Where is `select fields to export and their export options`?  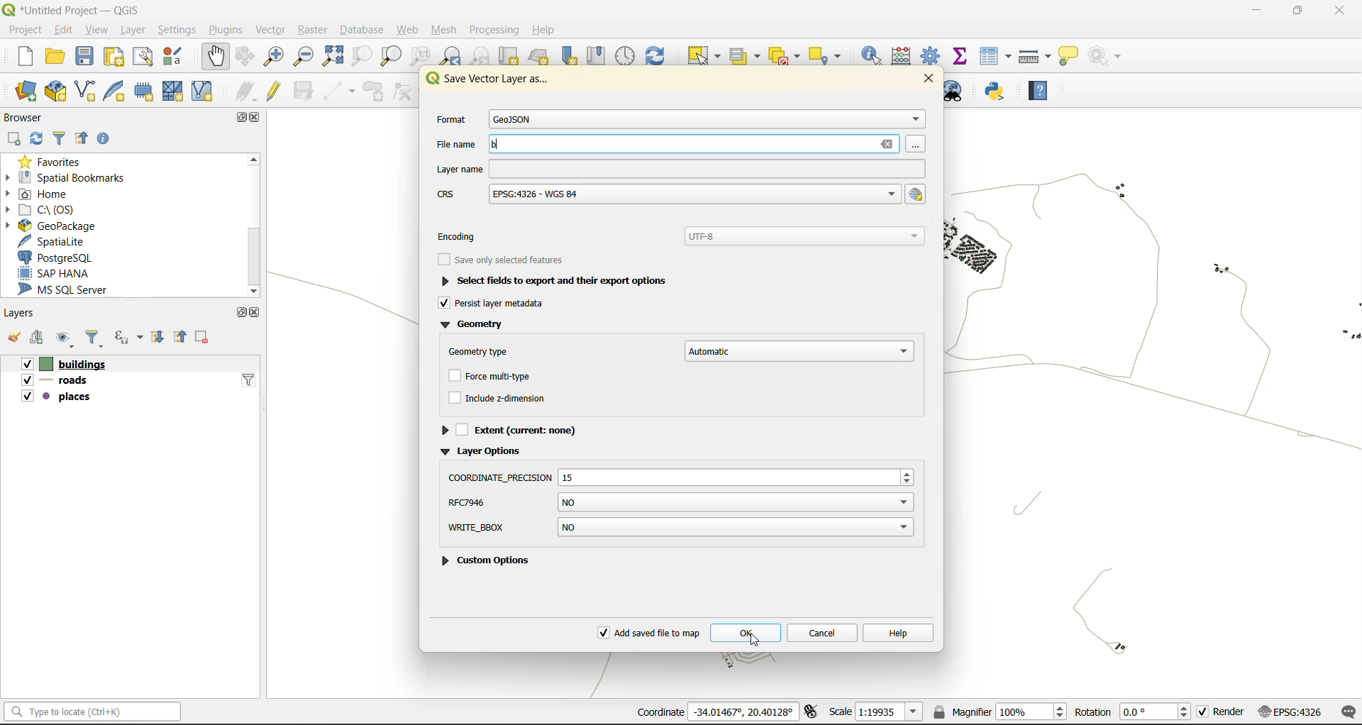
select fields to export and their export options is located at coordinates (550, 280).